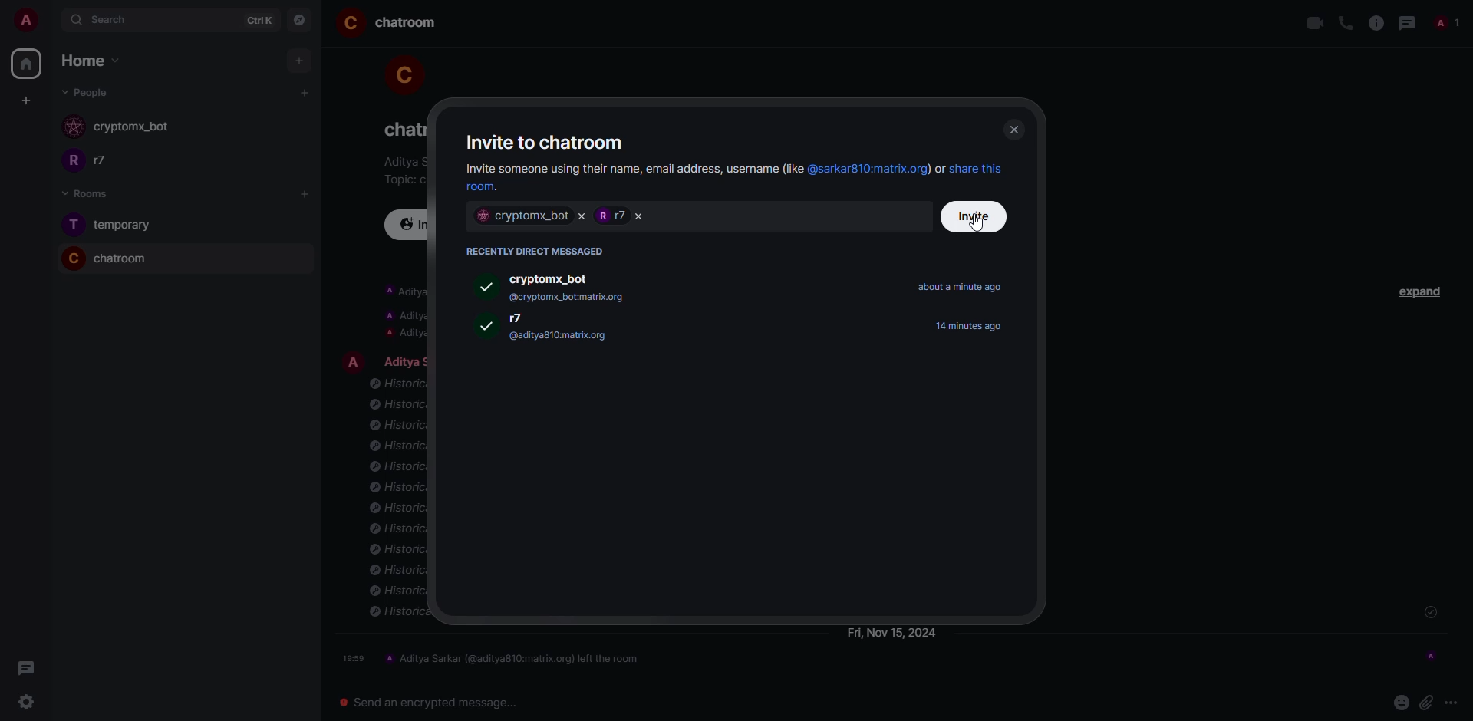  What do you see at coordinates (396, 501) in the screenshot?
I see `info` at bounding box center [396, 501].